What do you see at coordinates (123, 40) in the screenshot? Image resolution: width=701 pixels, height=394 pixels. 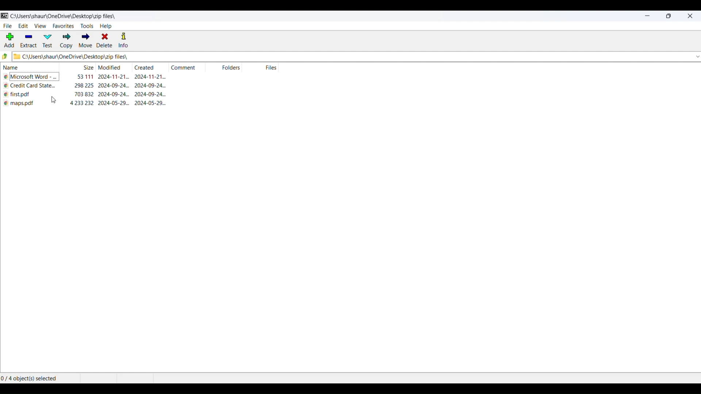 I see `info` at bounding box center [123, 40].